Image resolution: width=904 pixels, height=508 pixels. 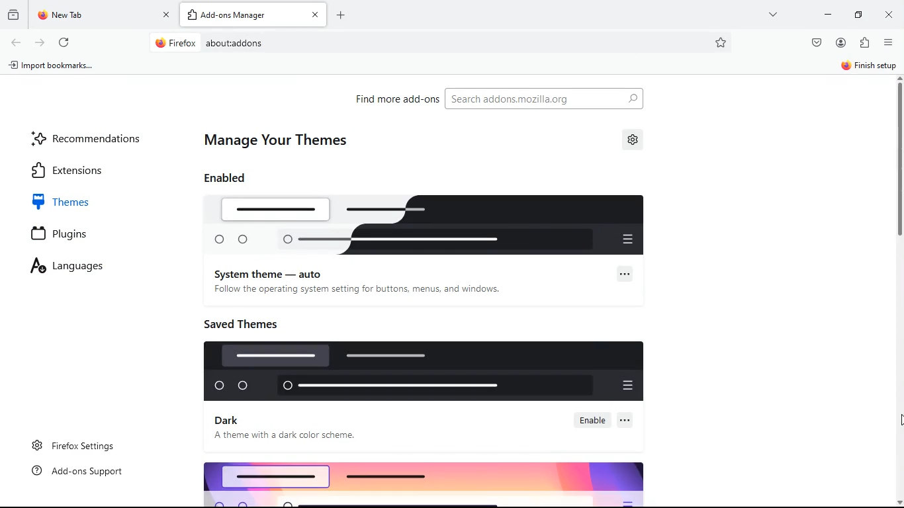 What do you see at coordinates (253, 15) in the screenshot?
I see `add-ons tab` at bounding box center [253, 15].